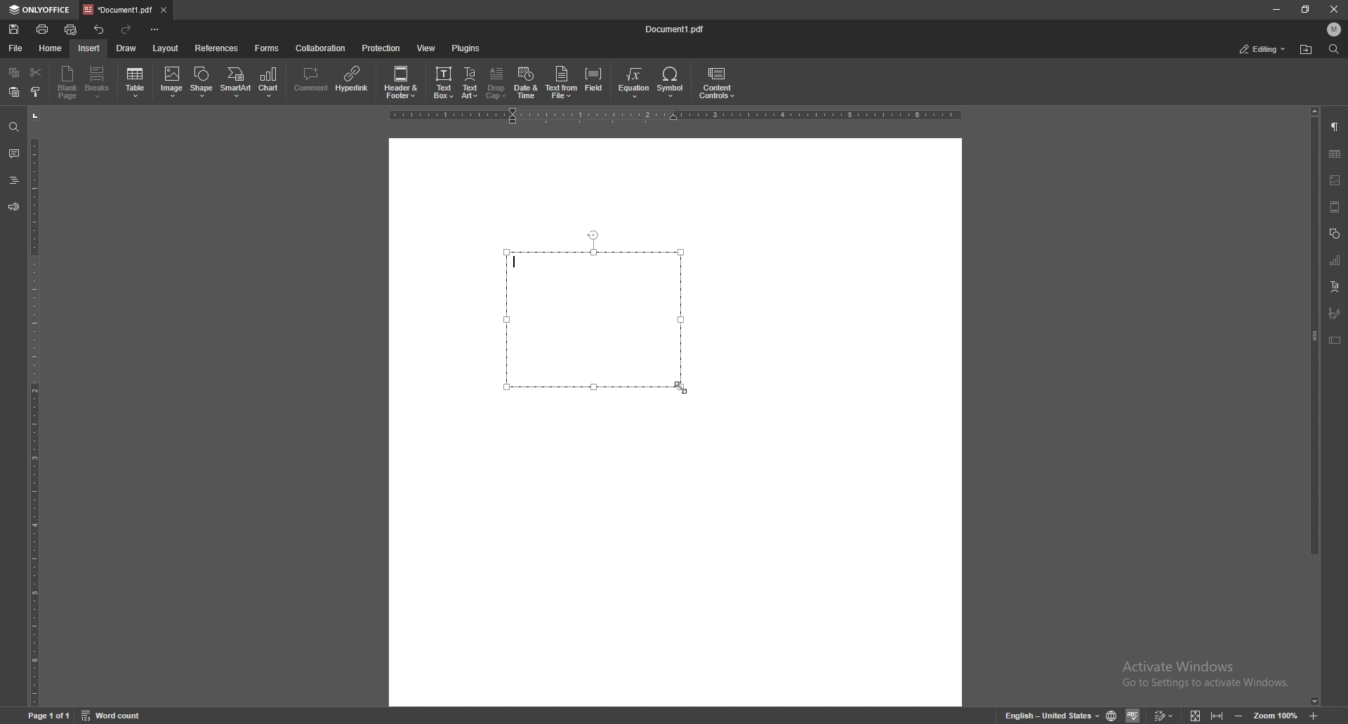 This screenshot has height=724, width=1348. What do you see at coordinates (1334, 260) in the screenshot?
I see `chart` at bounding box center [1334, 260].